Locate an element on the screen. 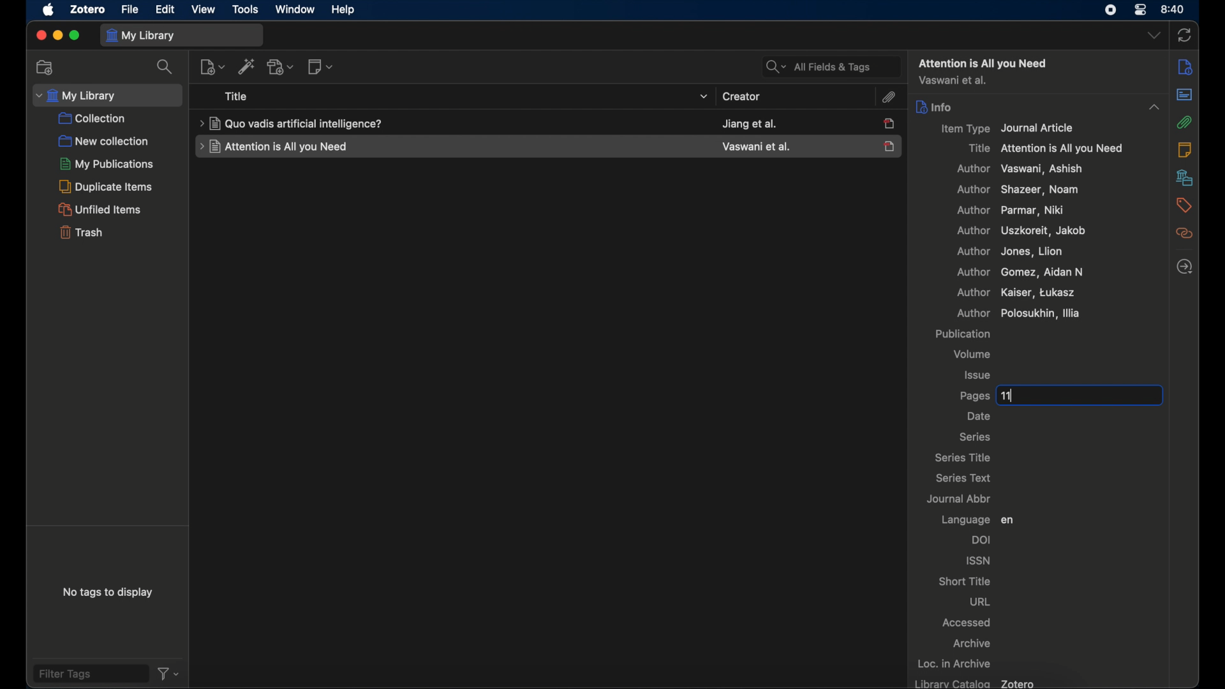 The height and width of the screenshot is (689, 1225). locate is located at coordinates (1185, 267).